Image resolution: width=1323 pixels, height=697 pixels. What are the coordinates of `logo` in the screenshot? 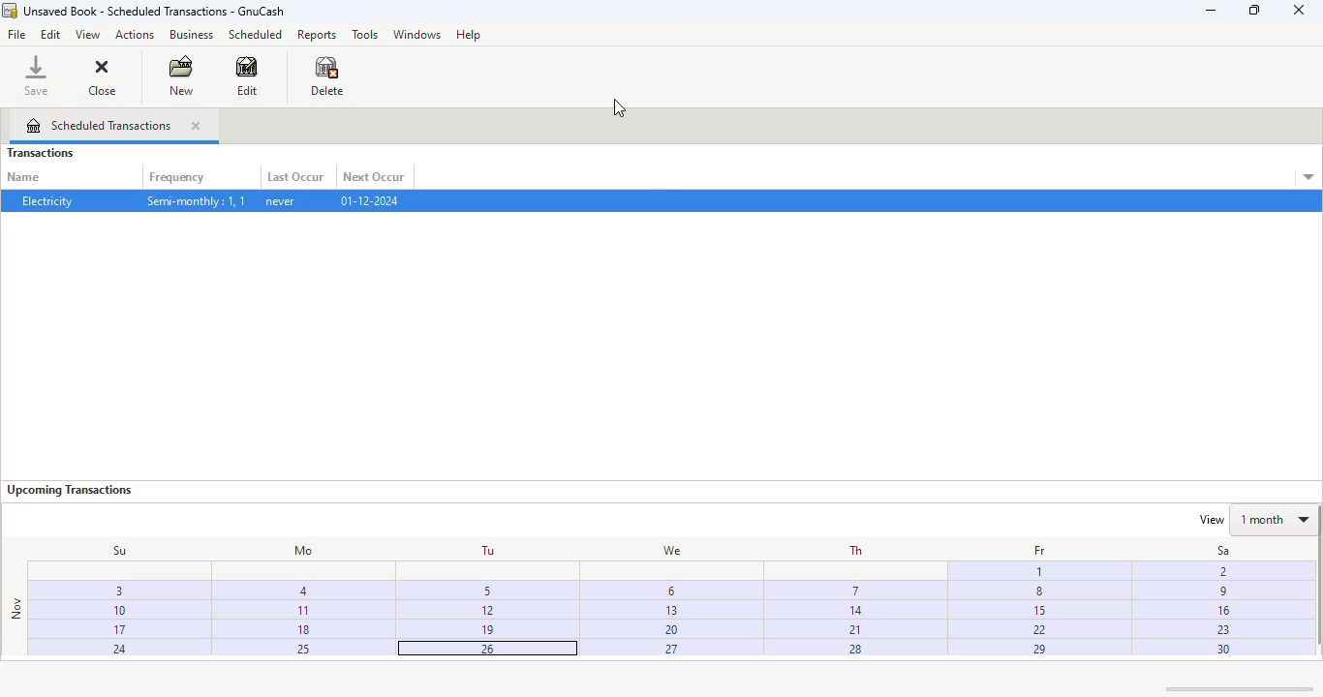 It's located at (10, 10).